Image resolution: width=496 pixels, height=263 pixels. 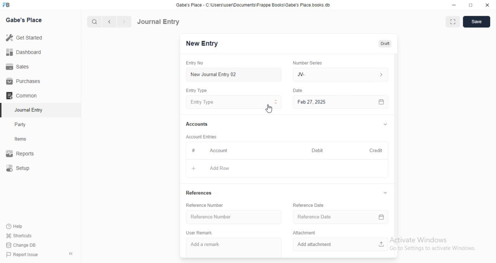 What do you see at coordinates (196, 168) in the screenshot?
I see `Add` at bounding box center [196, 168].